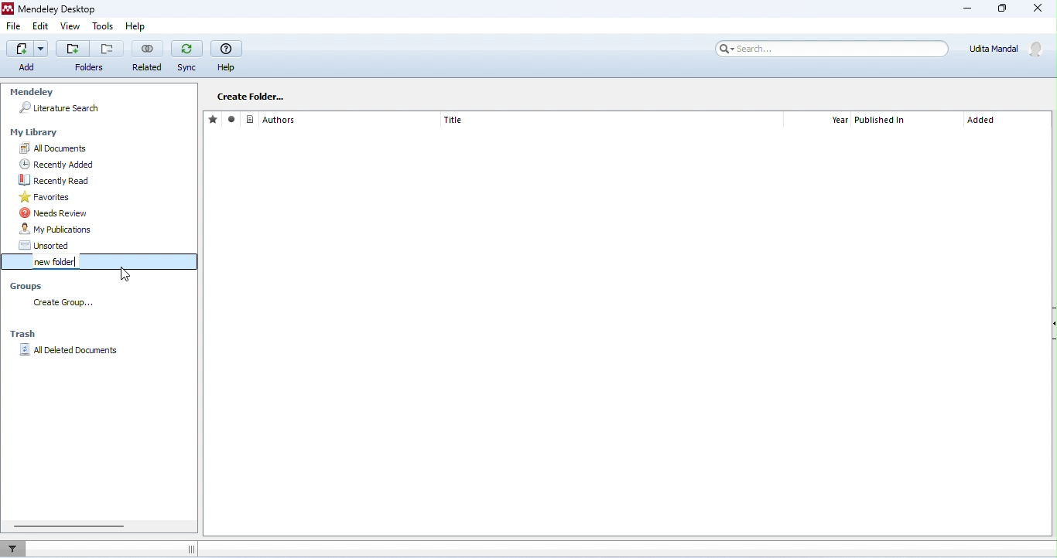 The image size is (1057, 558). I want to click on minimize, so click(969, 10).